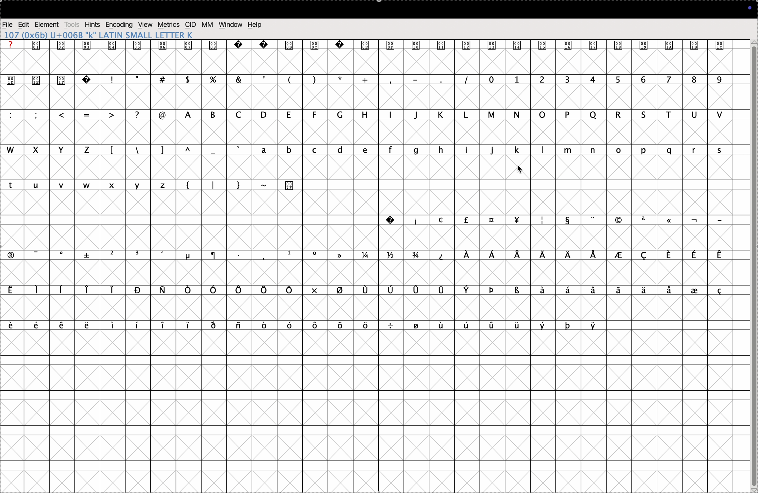 The height and width of the screenshot is (493, 758). What do you see at coordinates (216, 79) in the screenshot?
I see `%` at bounding box center [216, 79].